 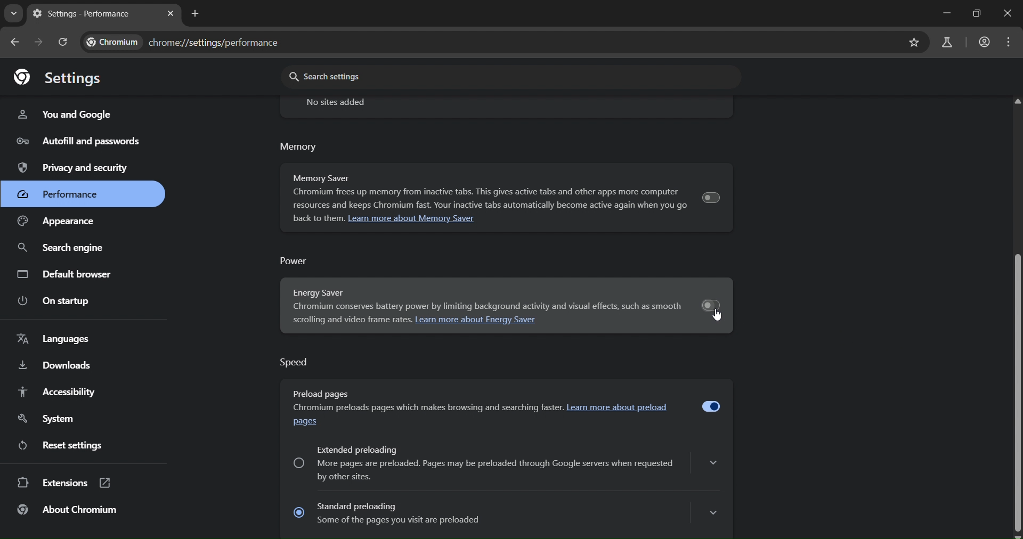 What do you see at coordinates (1011, 43) in the screenshot?
I see `menu` at bounding box center [1011, 43].